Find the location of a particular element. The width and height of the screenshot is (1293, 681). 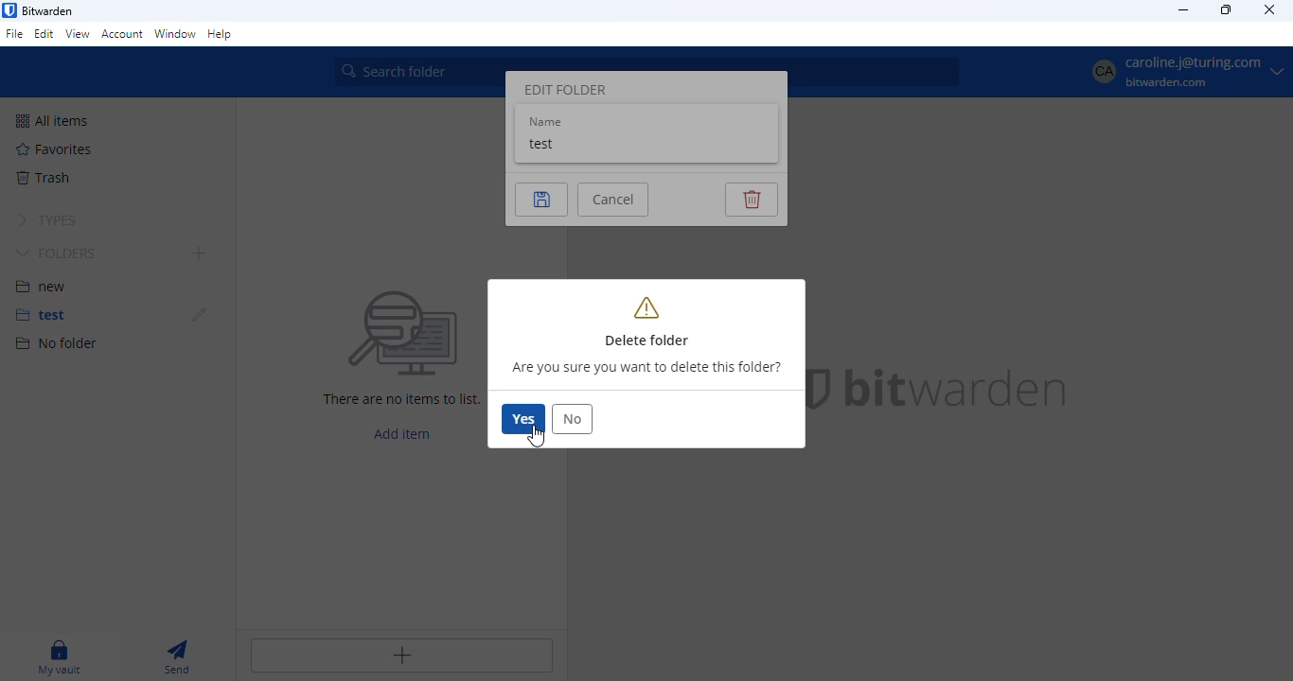

close is located at coordinates (1270, 9).